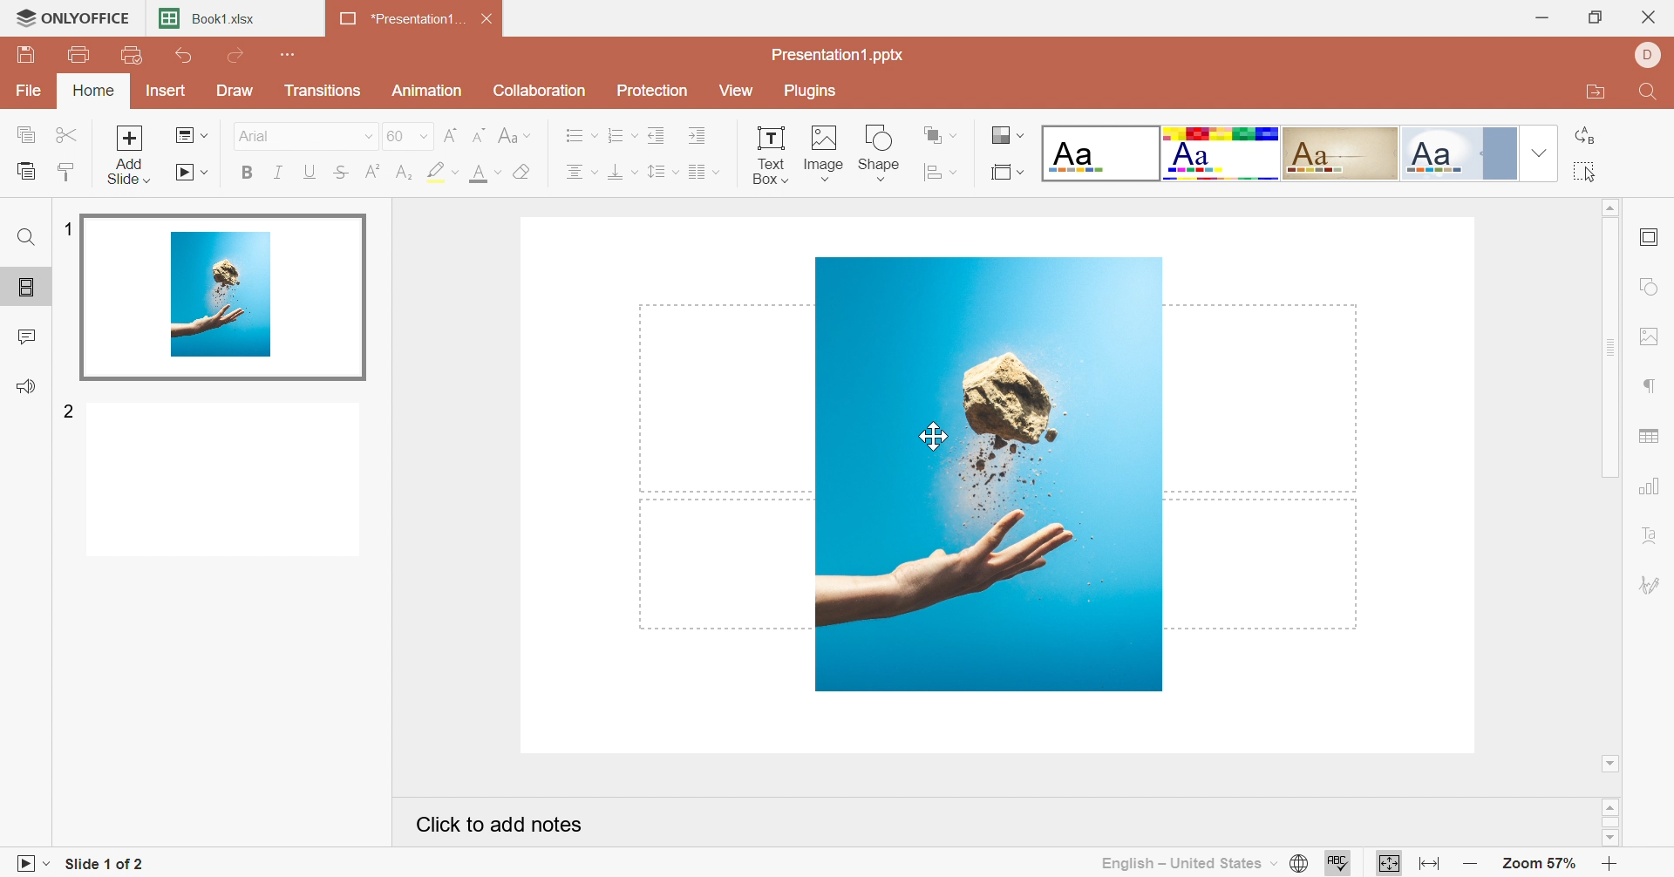  What do you see at coordinates (942, 134) in the screenshot?
I see `Align shape` at bounding box center [942, 134].